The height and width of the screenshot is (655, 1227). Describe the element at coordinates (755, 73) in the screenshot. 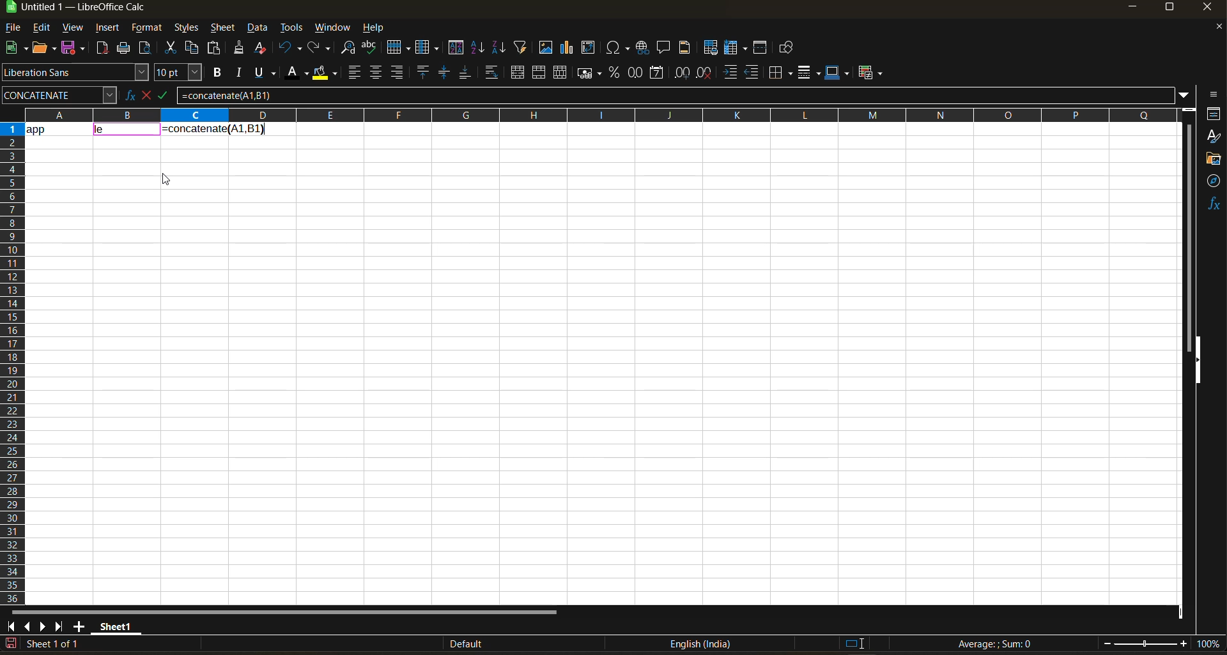

I see `decrease indent` at that location.